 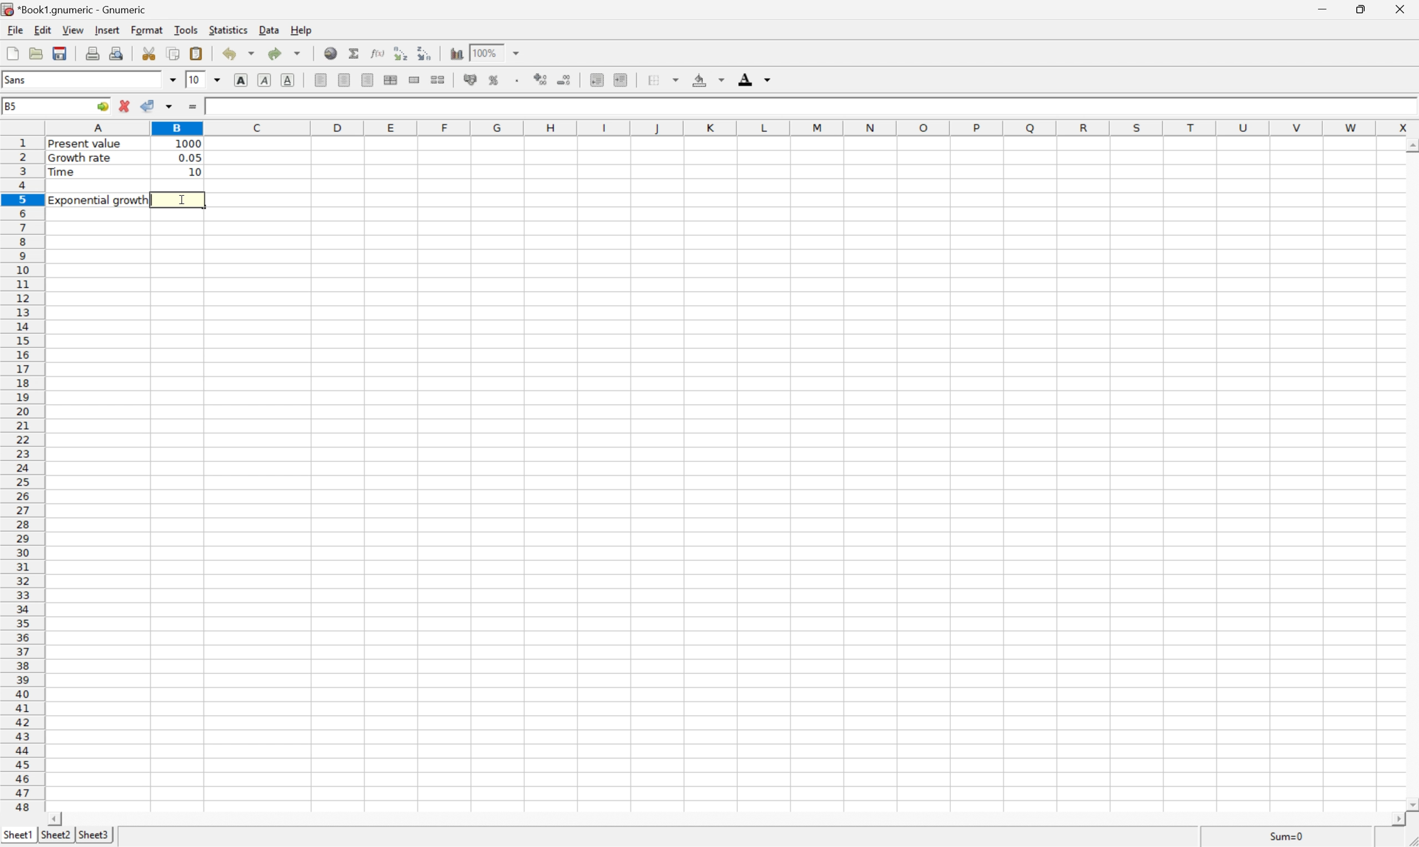 What do you see at coordinates (87, 145) in the screenshot?
I see `Present value` at bounding box center [87, 145].